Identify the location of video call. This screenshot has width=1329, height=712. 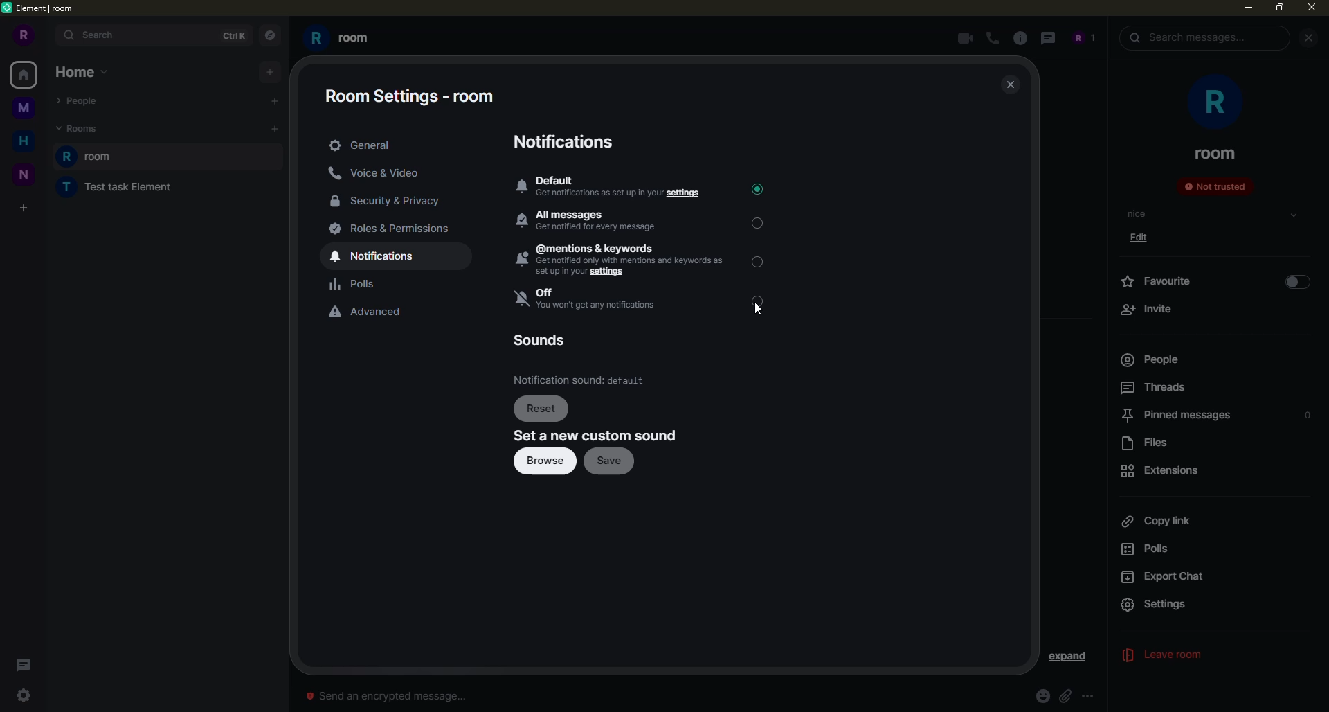
(961, 38).